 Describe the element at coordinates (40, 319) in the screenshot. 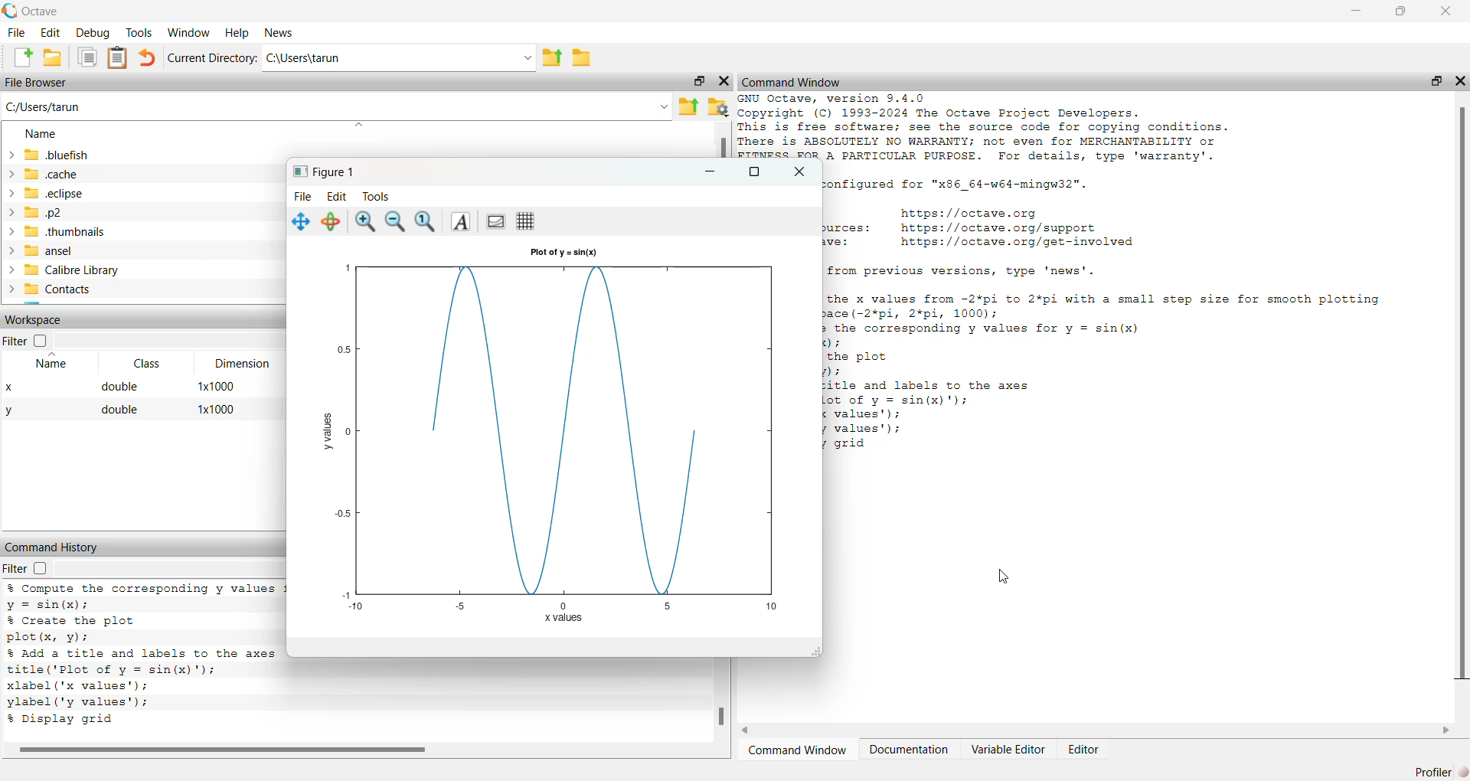

I see `Workspace` at that location.